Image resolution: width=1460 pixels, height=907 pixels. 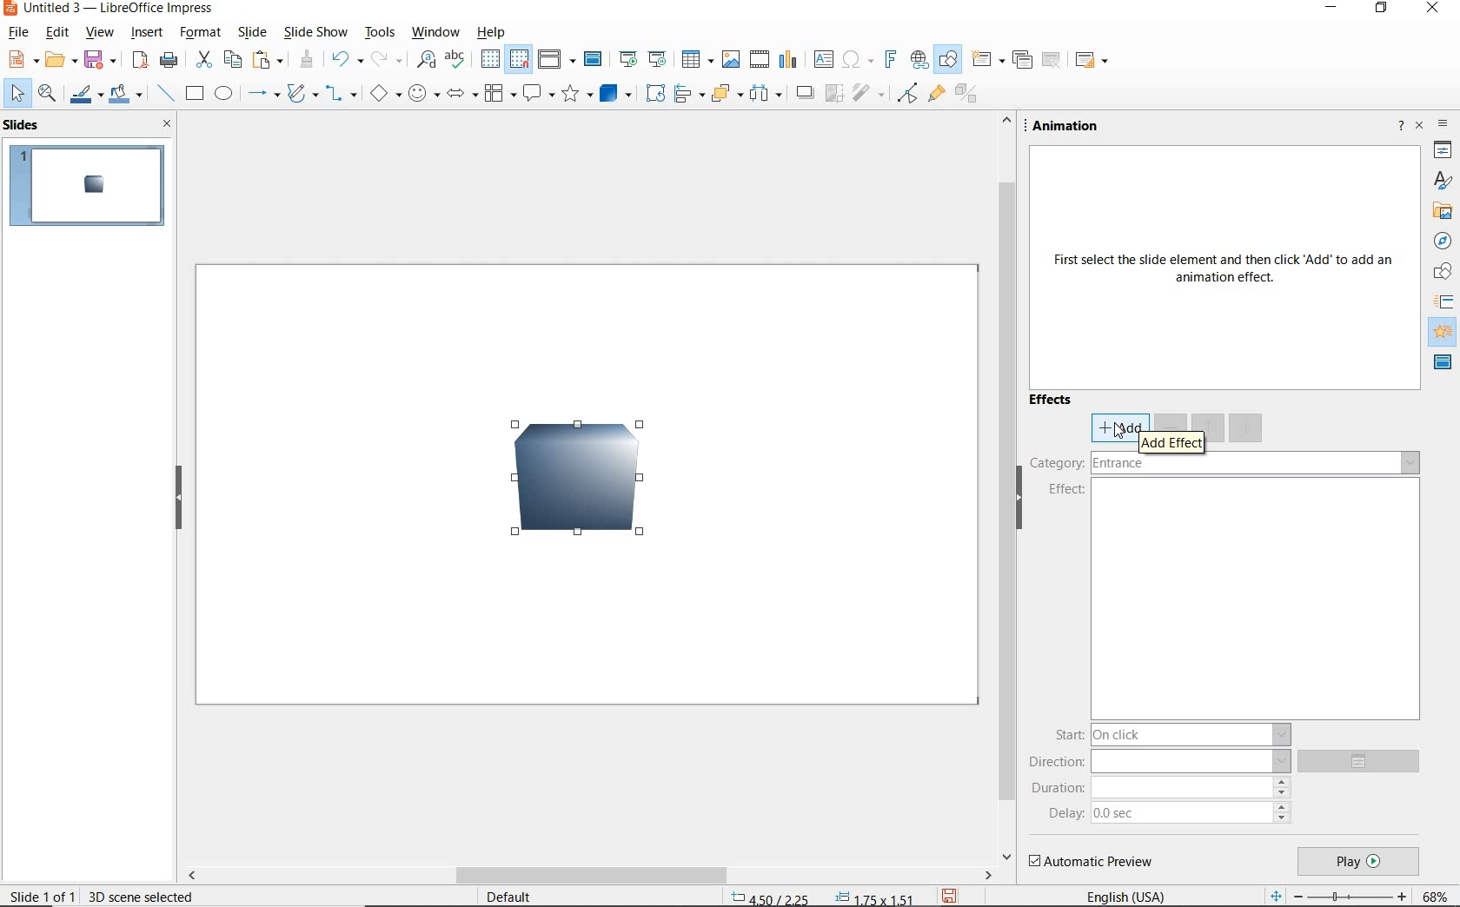 I want to click on duplicate slide, so click(x=1022, y=60).